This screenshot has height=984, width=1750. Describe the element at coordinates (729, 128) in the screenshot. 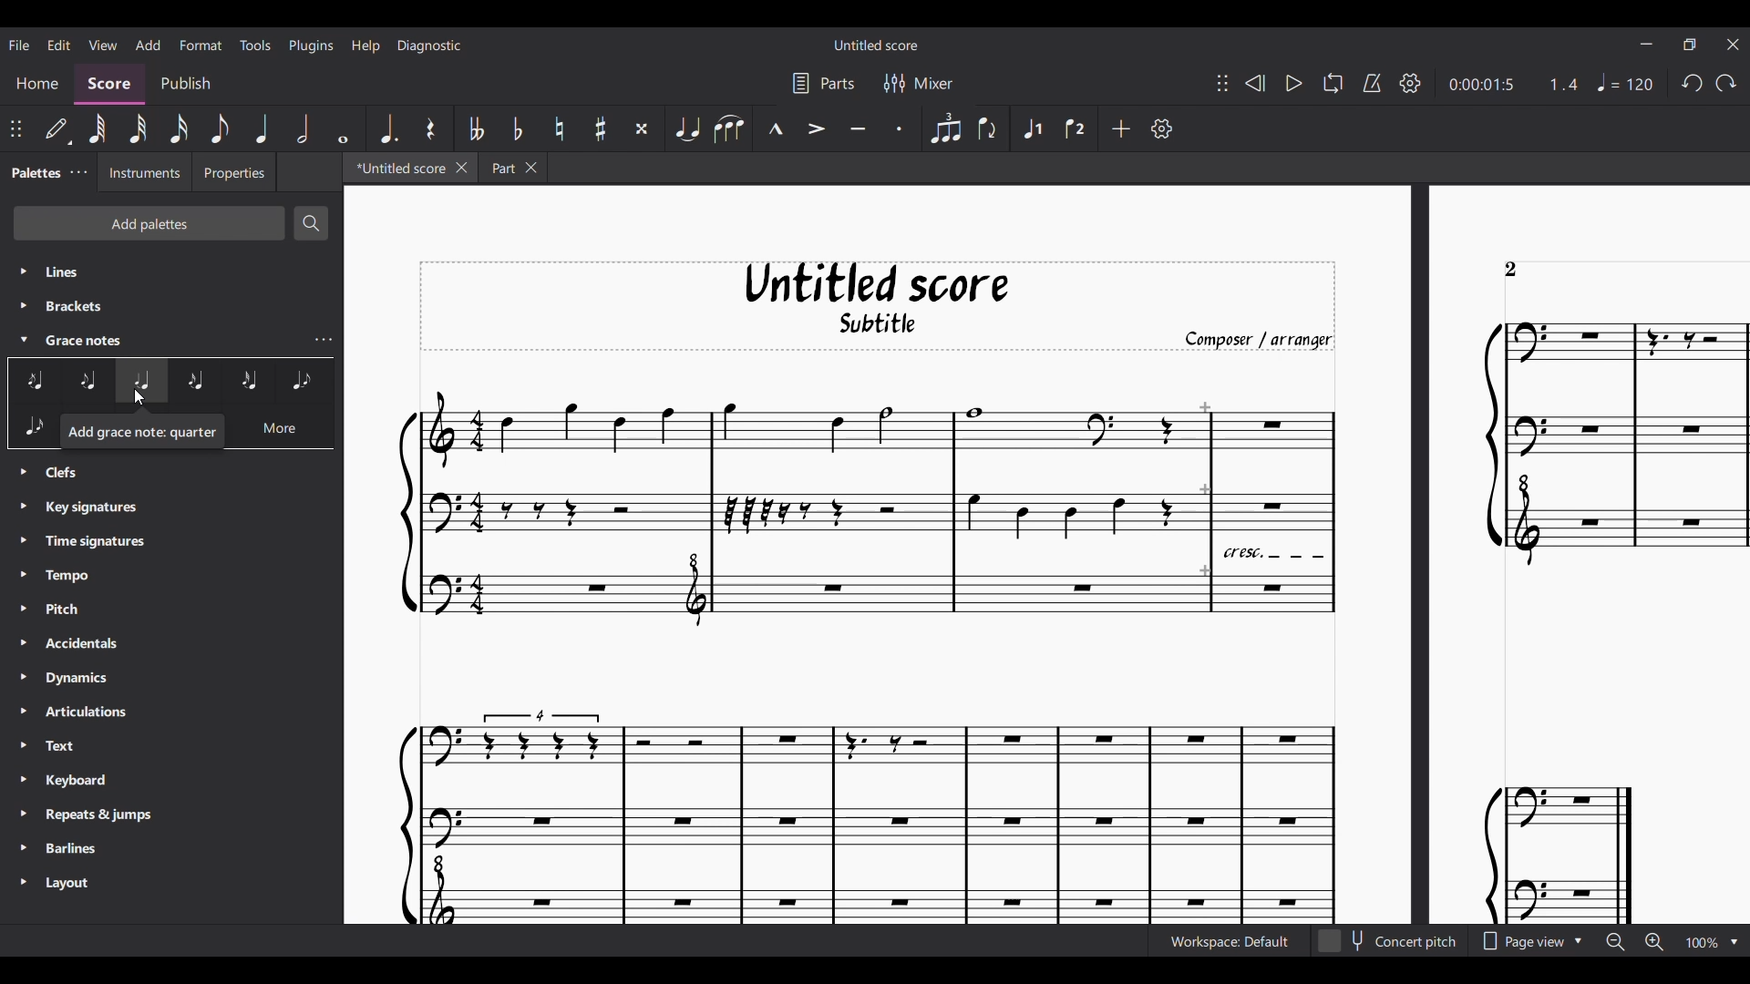

I see `Slur` at that location.